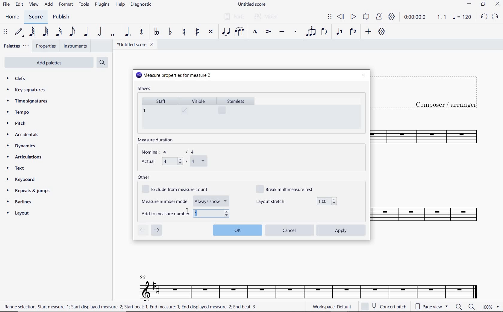 The image size is (503, 312). What do you see at coordinates (25, 134) in the screenshot?
I see `ACCIDENTALS` at bounding box center [25, 134].